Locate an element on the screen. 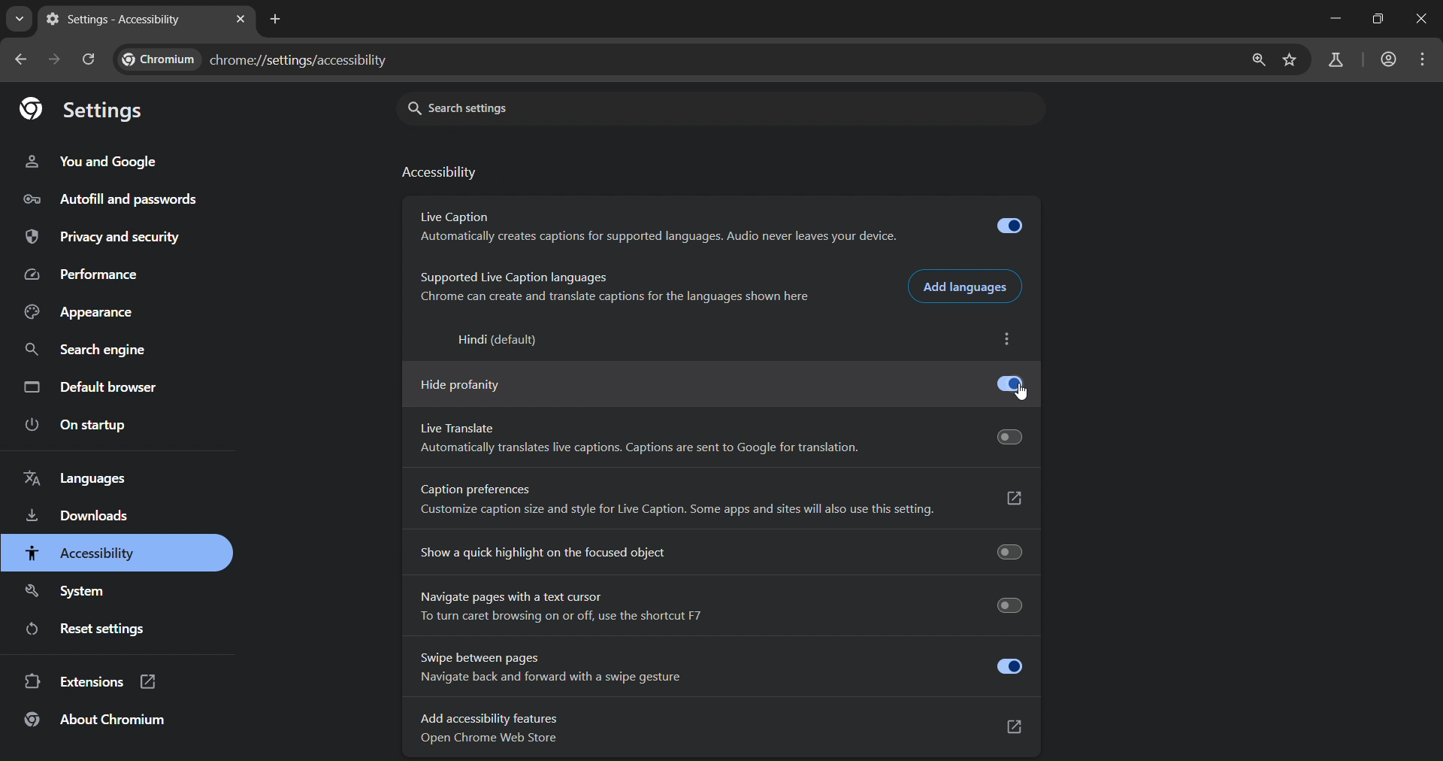 This screenshot has width=1443, height=761. search settings is located at coordinates (519, 108).